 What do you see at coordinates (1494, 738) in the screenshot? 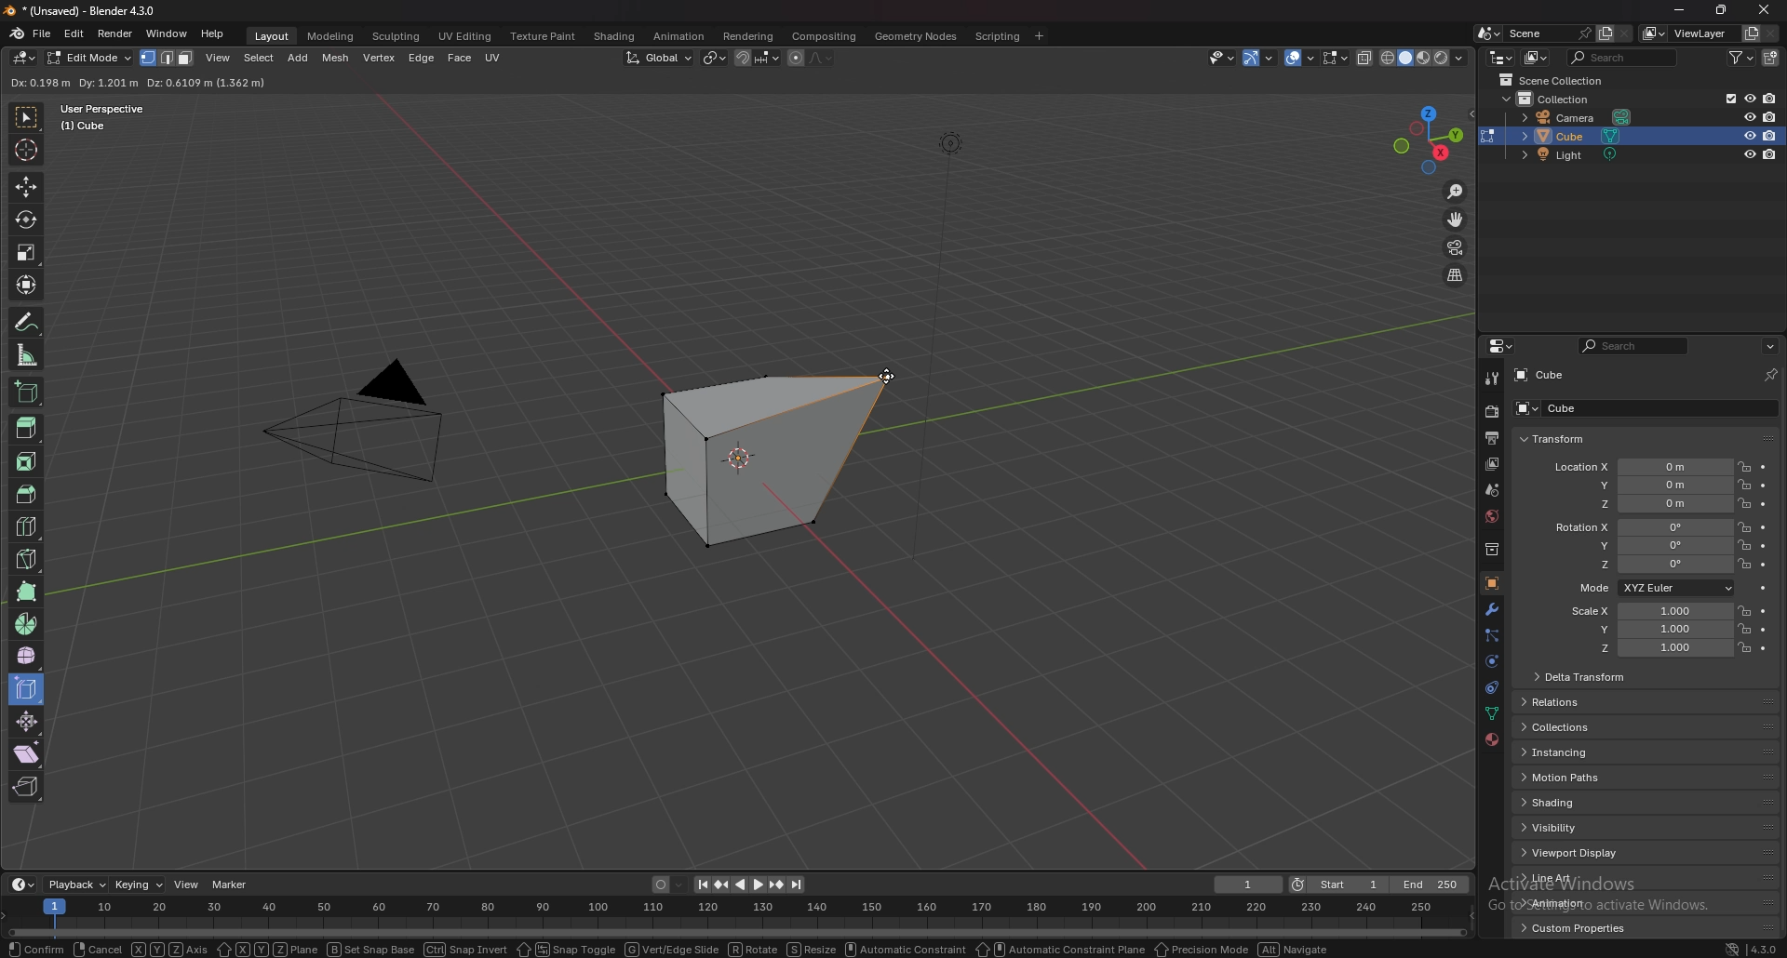
I see `material` at bounding box center [1494, 738].